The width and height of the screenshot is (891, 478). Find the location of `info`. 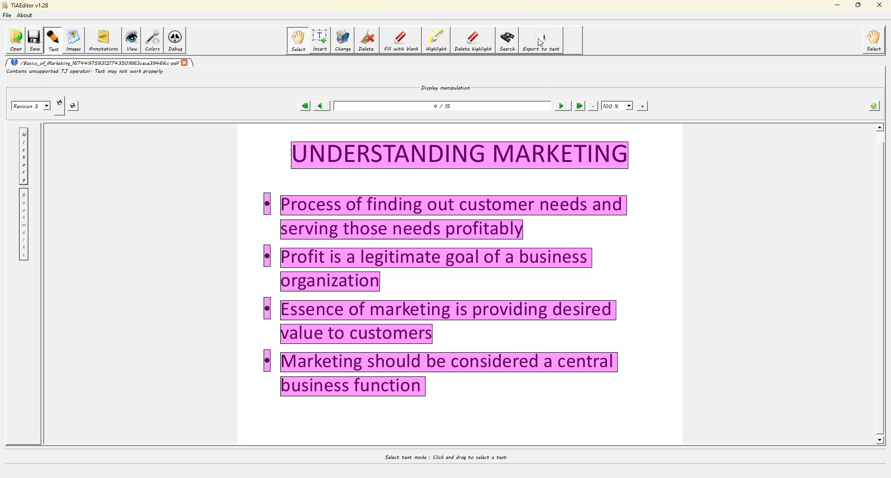

info is located at coordinates (871, 107).